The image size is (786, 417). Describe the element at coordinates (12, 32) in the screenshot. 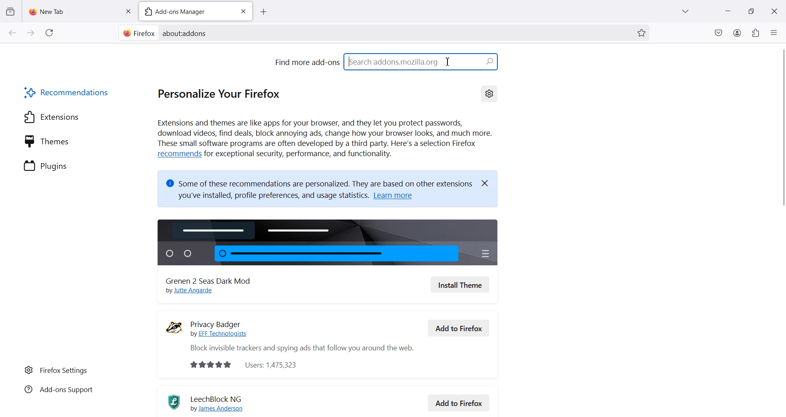

I see `Go back to one page` at that location.